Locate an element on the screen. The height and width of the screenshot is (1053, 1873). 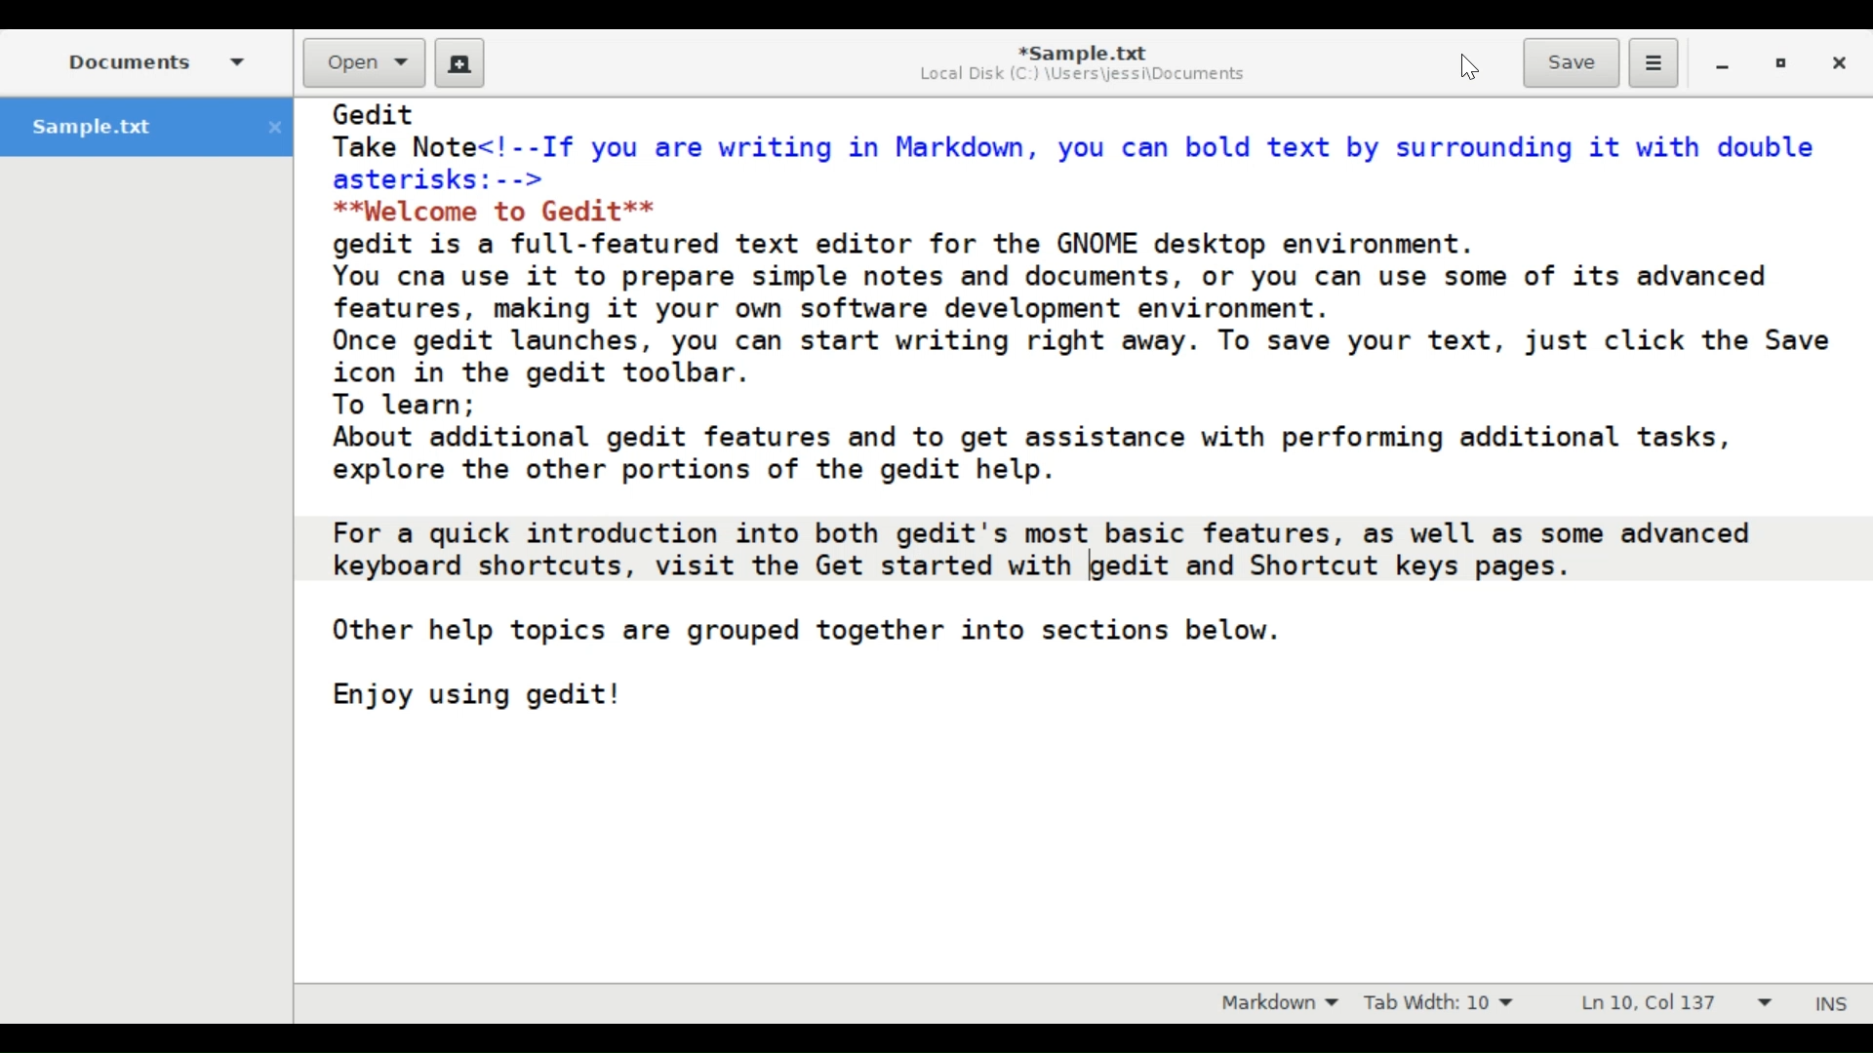
Save is located at coordinates (1574, 61).